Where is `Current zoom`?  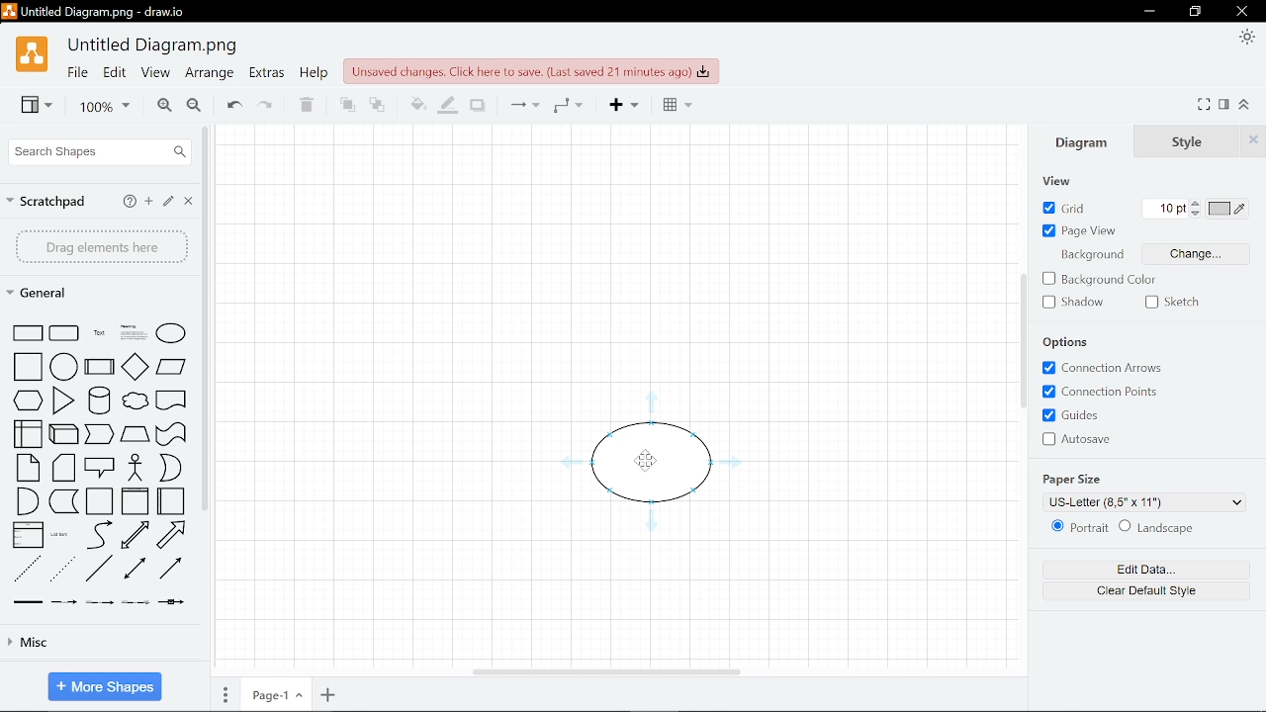 Current zoom is located at coordinates (100, 107).